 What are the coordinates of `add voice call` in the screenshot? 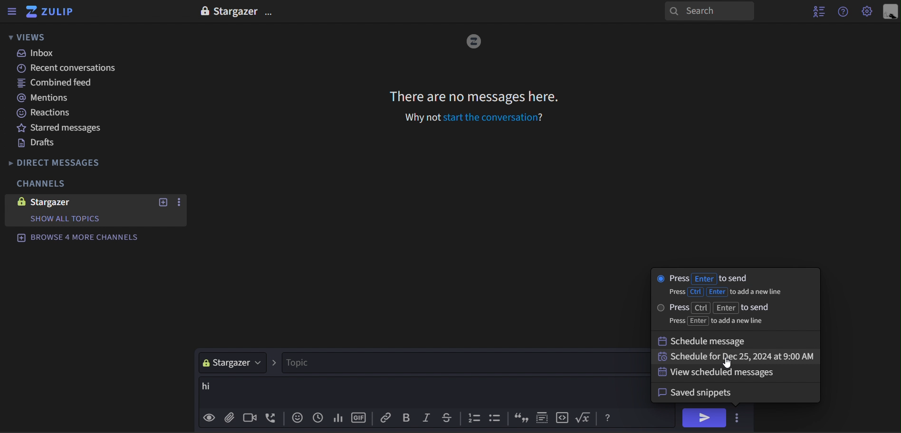 It's located at (273, 418).